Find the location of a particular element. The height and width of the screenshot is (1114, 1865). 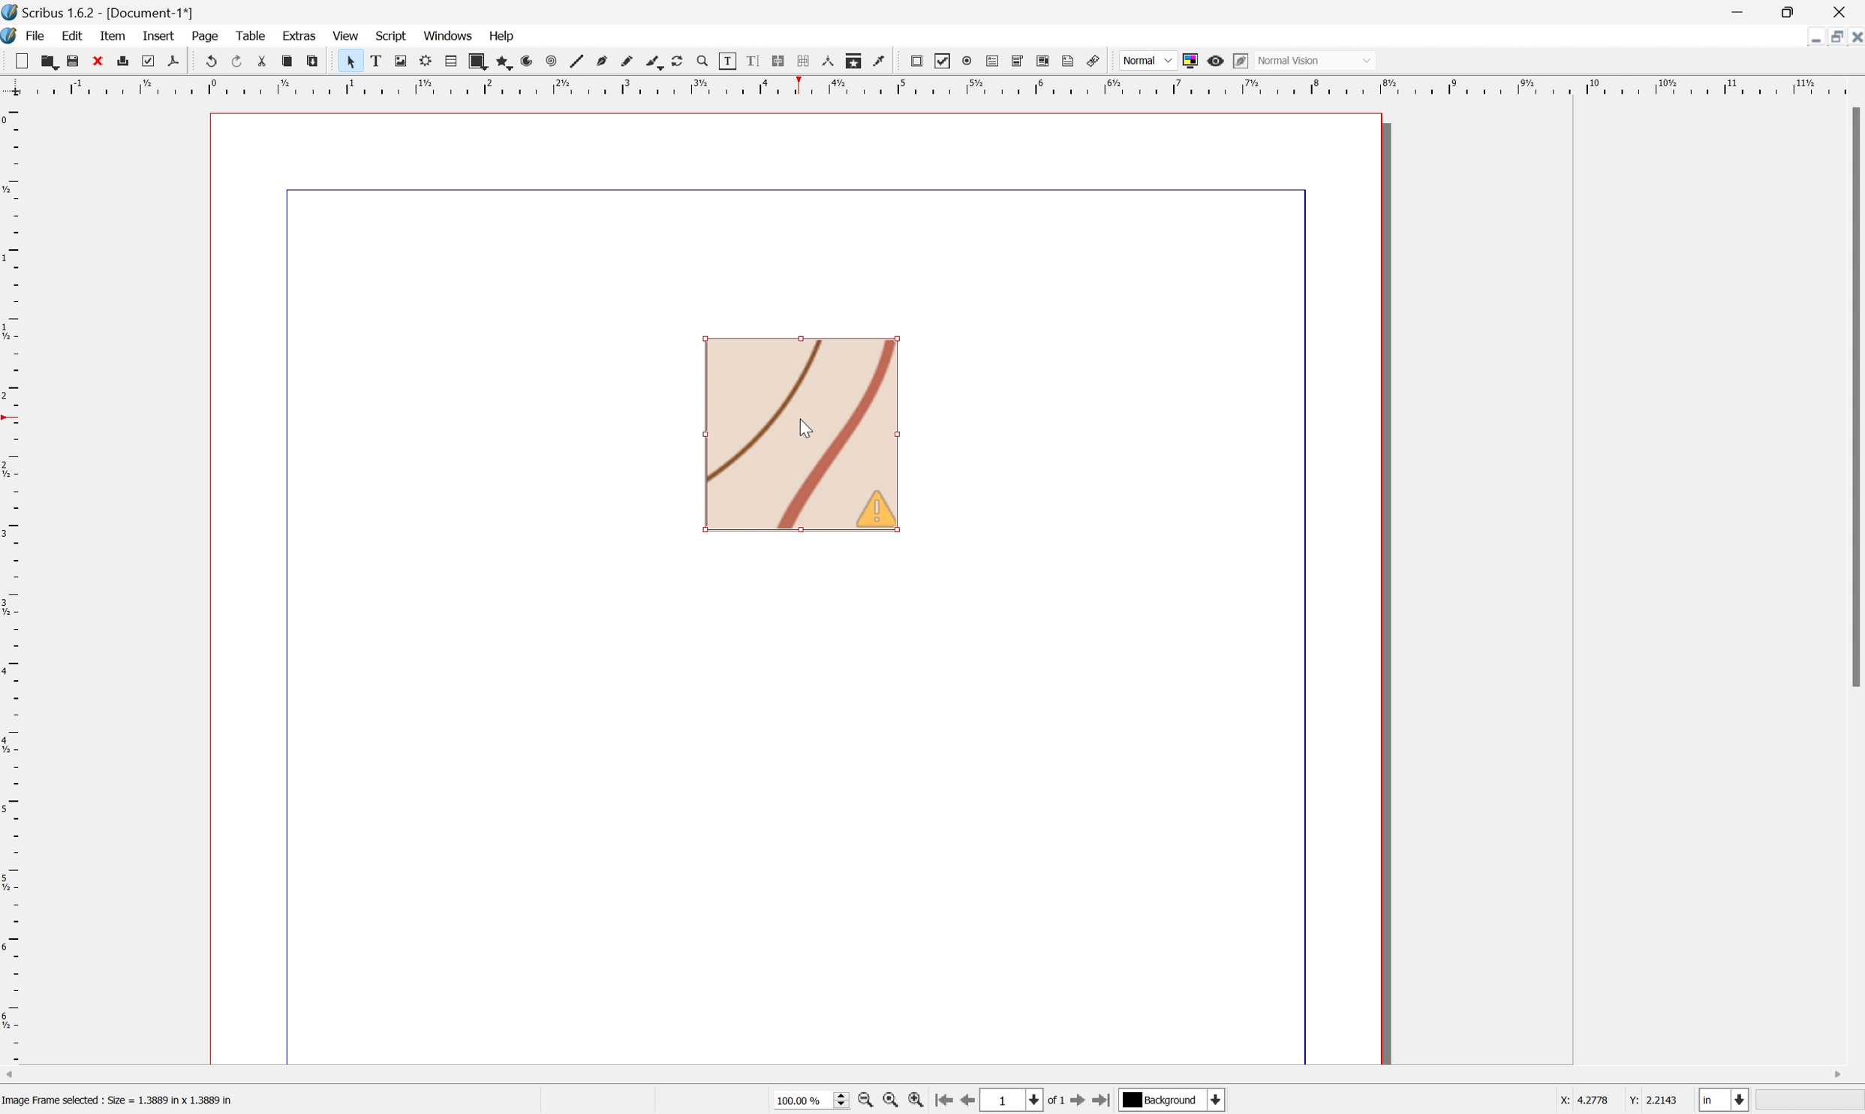

New is located at coordinates (17, 59).